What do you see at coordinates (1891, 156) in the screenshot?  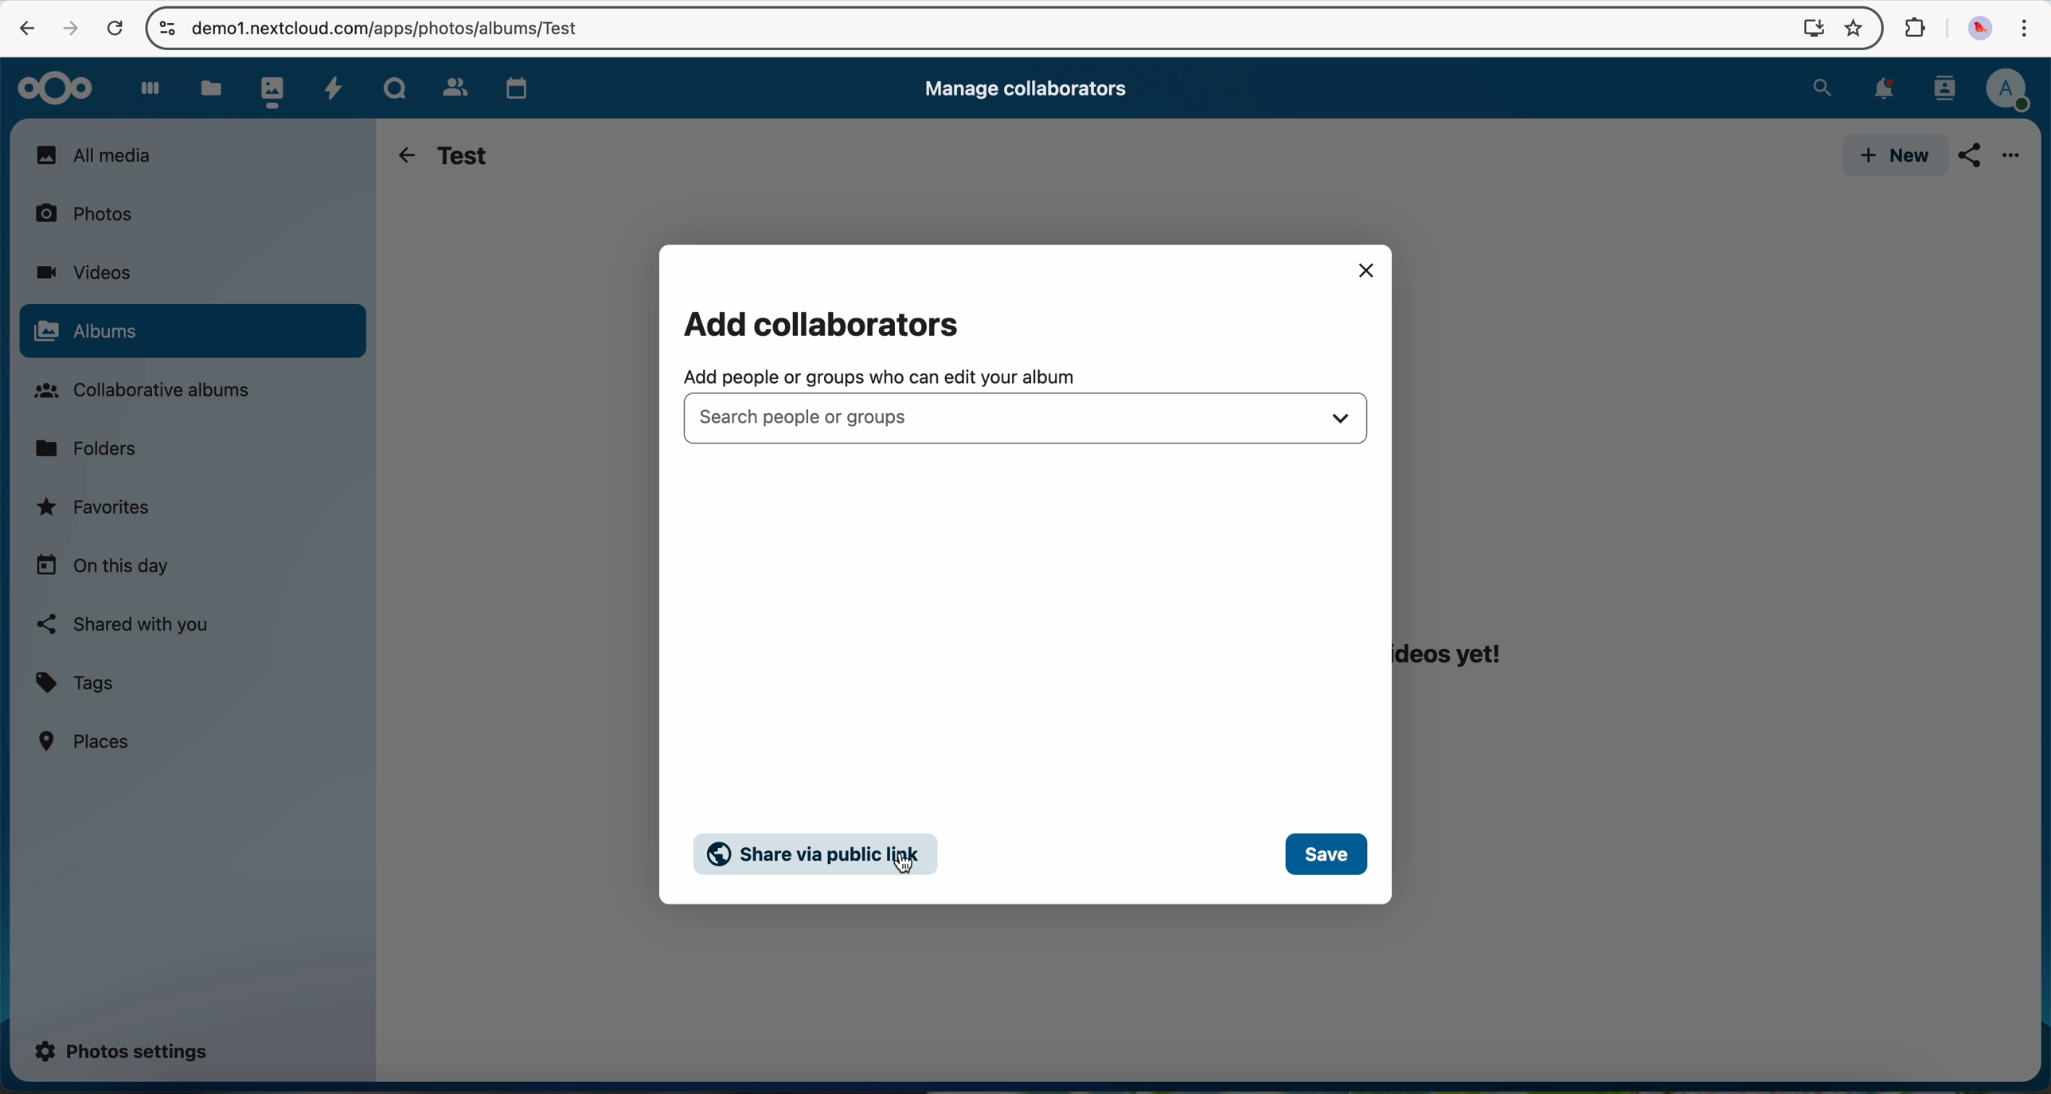 I see `new` at bounding box center [1891, 156].